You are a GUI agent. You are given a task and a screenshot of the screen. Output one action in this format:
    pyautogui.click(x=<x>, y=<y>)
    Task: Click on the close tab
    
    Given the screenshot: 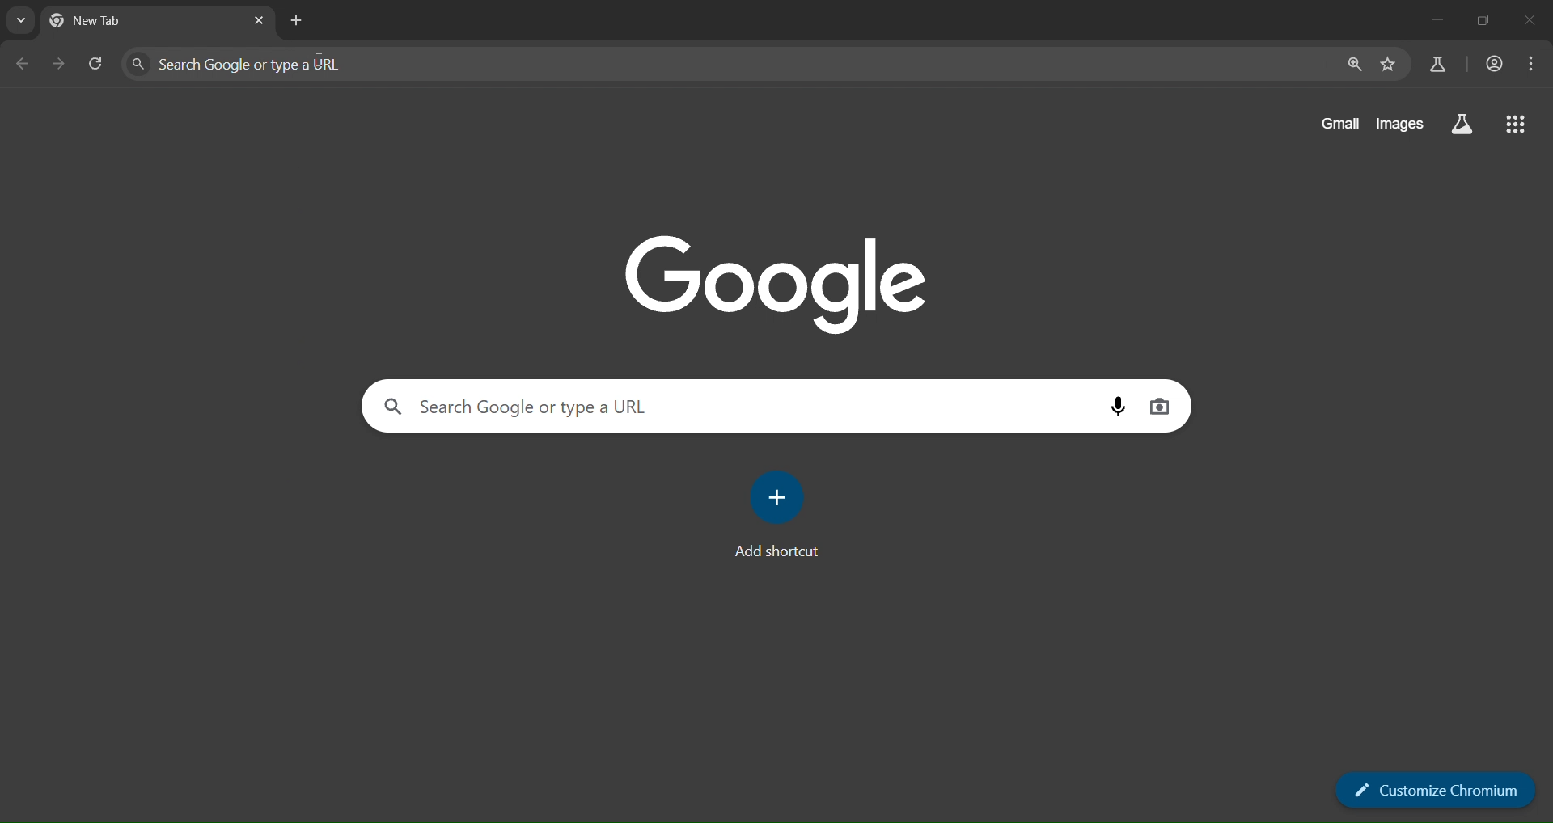 What is the action you would take?
    pyautogui.click(x=259, y=20)
    